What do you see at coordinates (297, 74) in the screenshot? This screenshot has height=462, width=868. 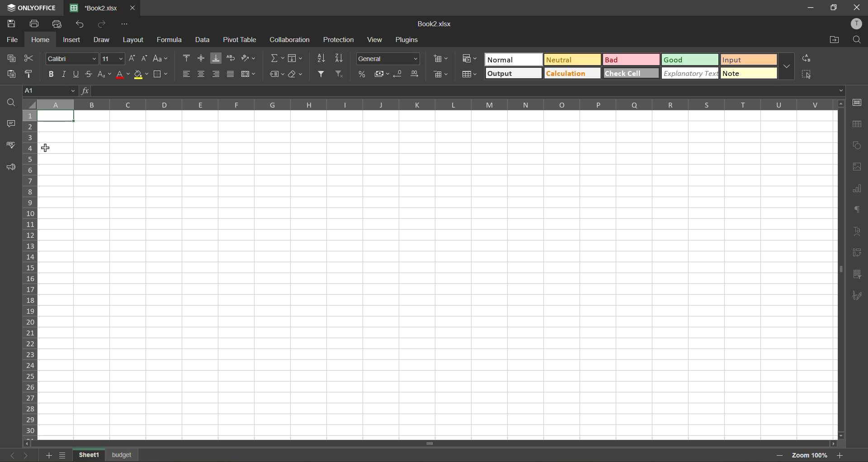 I see `clear` at bounding box center [297, 74].